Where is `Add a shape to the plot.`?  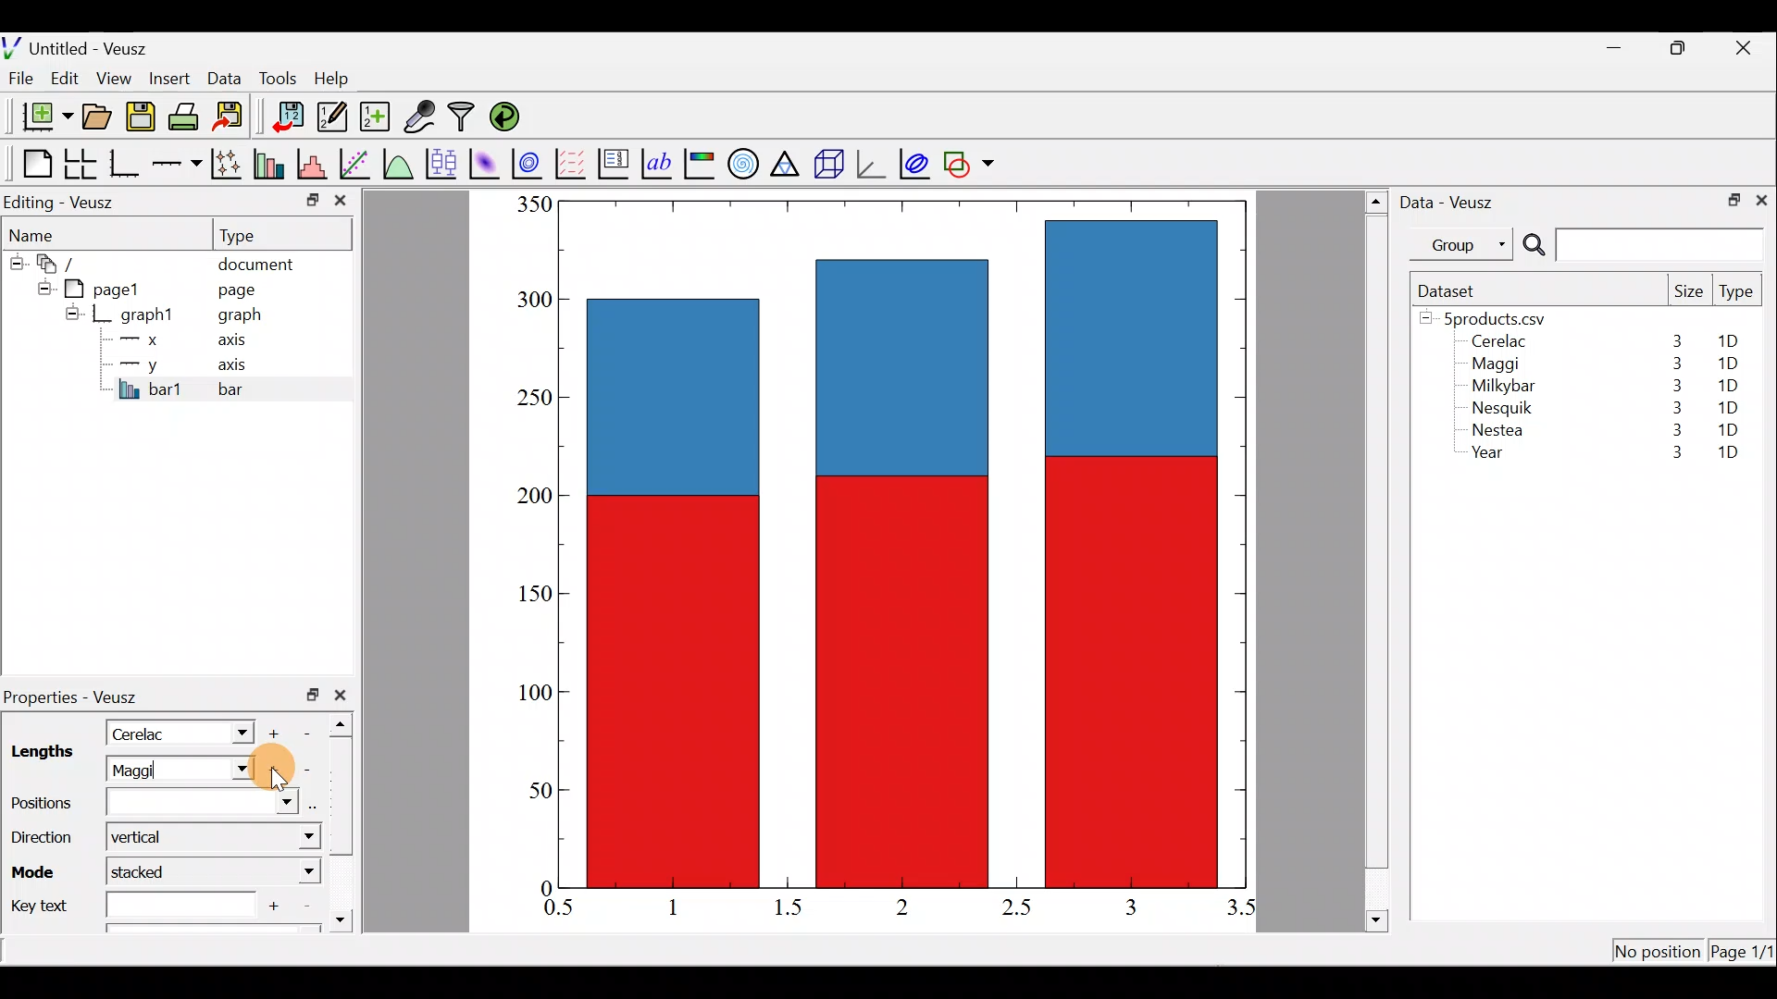 Add a shape to the plot. is located at coordinates (970, 161).